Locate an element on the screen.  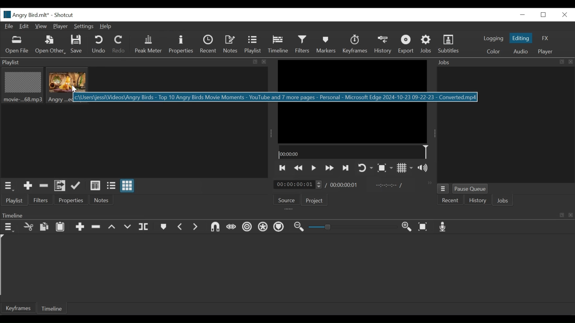
Show volume control is located at coordinates (425, 168).